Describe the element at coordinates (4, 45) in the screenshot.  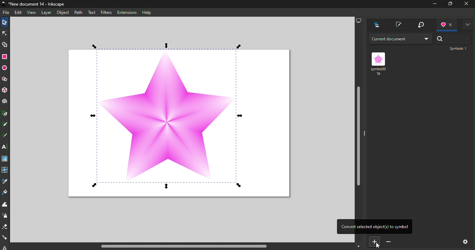
I see `Shape builder tool` at that location.